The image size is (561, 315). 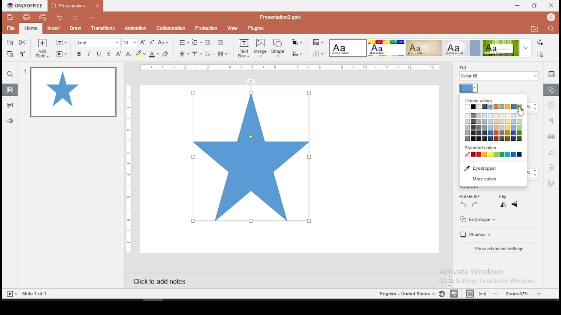 I want to click on transitions, so click(x=103, y=29).